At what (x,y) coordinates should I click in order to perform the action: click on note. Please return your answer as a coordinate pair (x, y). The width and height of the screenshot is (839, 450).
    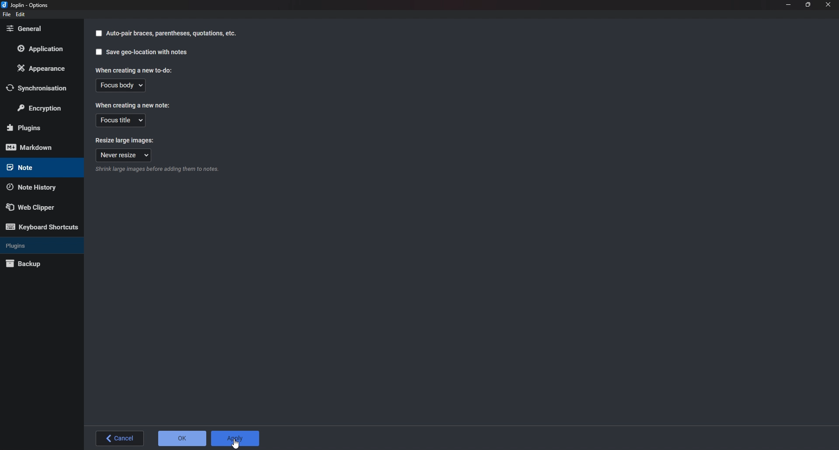
    Looking at the image, I should click on (37, 167).